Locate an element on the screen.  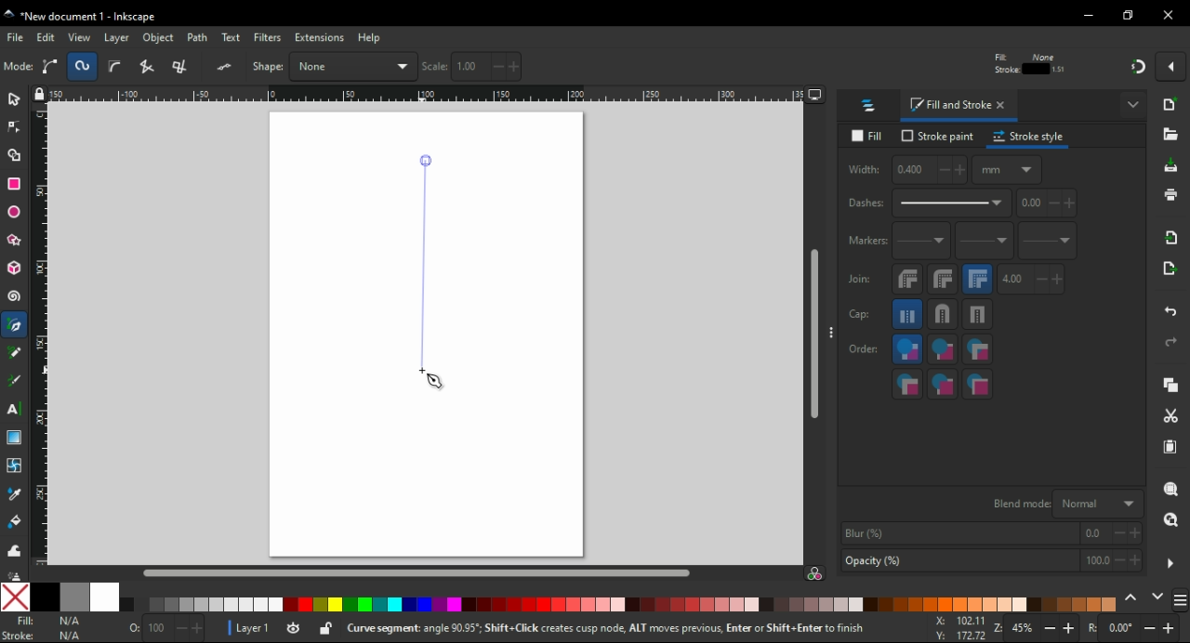
zoom in/zoom out is located at coordinates (1038, 630).